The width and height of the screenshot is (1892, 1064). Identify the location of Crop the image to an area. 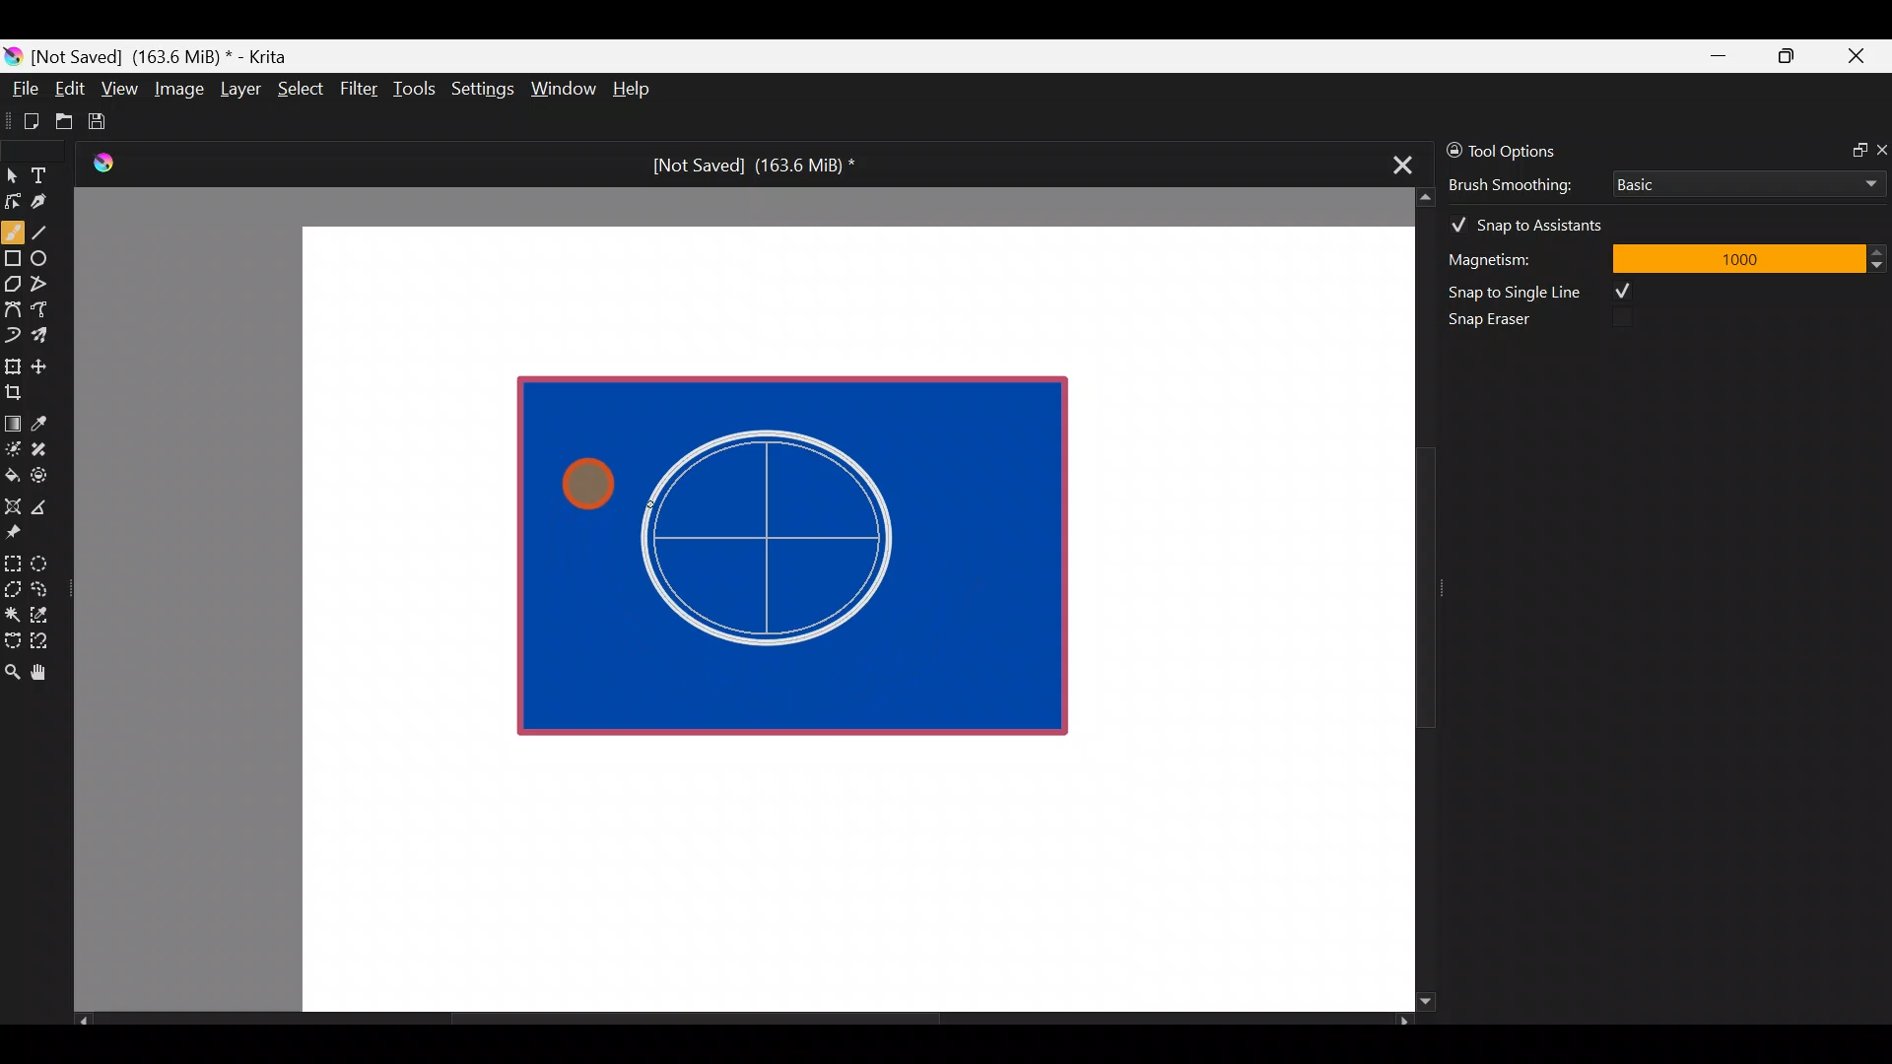
(20, 391).